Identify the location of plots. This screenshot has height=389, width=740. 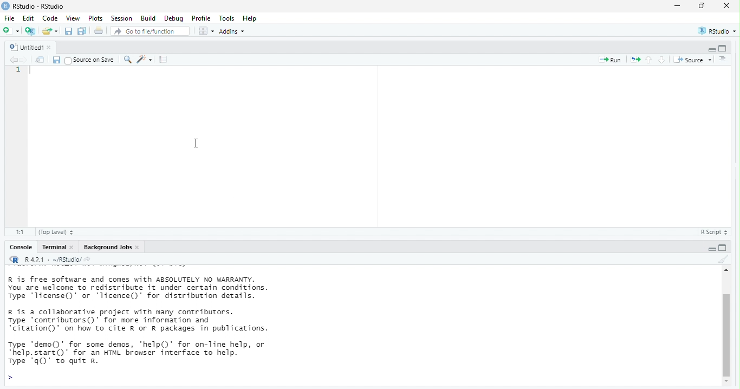
(96, 18).